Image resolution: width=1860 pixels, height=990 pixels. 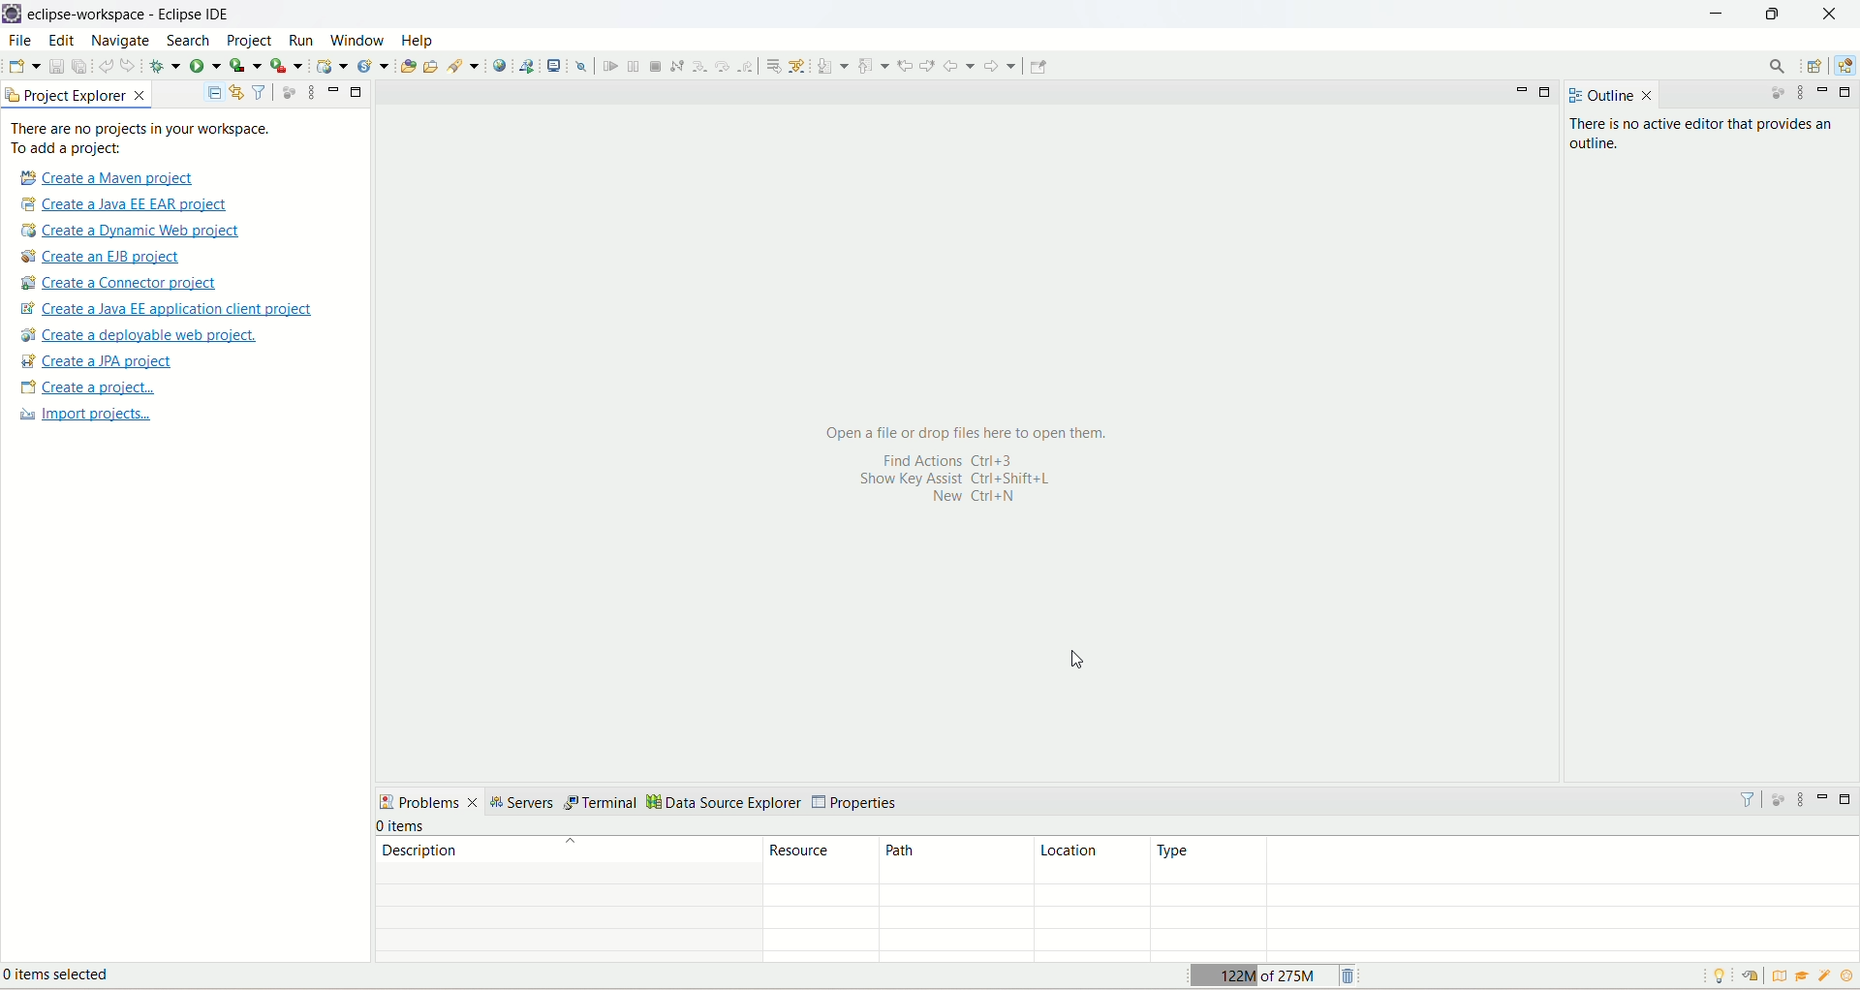 I want to click on open web service, so click(x=500, y=66).